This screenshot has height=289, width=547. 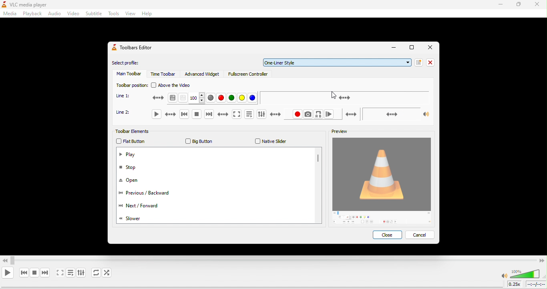 I want to click on open, so click(x=130, y=181).